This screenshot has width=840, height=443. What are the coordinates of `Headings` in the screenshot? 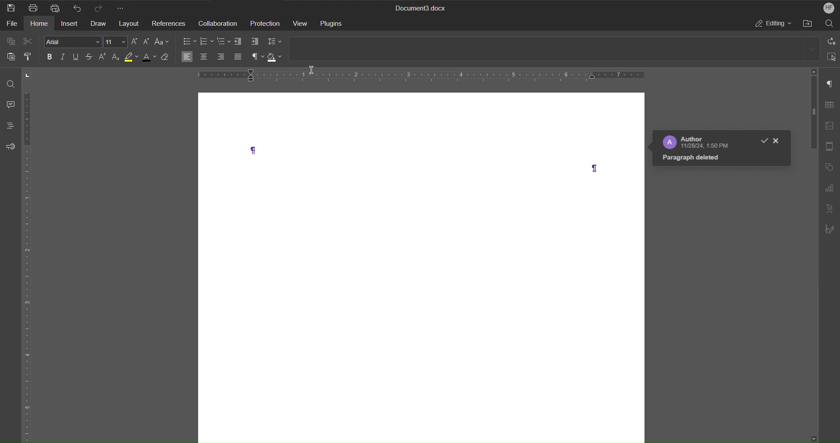 It's located at (10, 125).